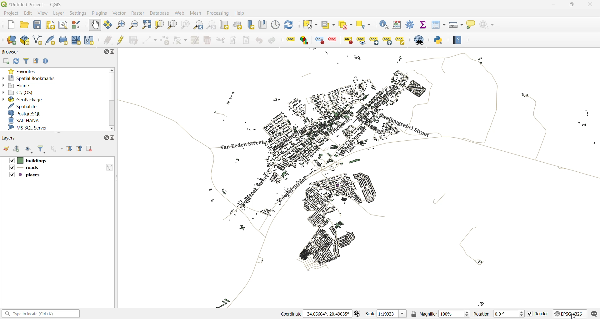  I want to click on buildings, so click(28, 160).